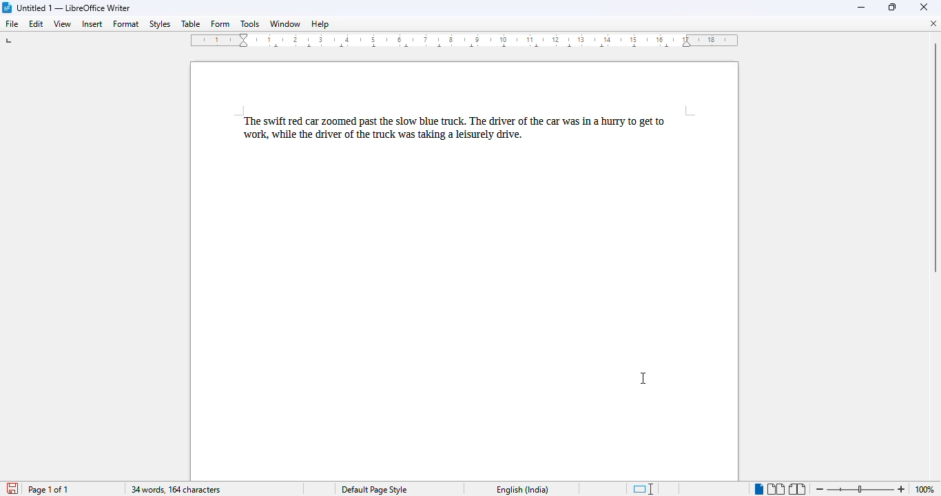 The height and width of the screenshot is (496, 941). Describe the element at coordinates (11, 488) in the screenshot. I see `save document` at that location.